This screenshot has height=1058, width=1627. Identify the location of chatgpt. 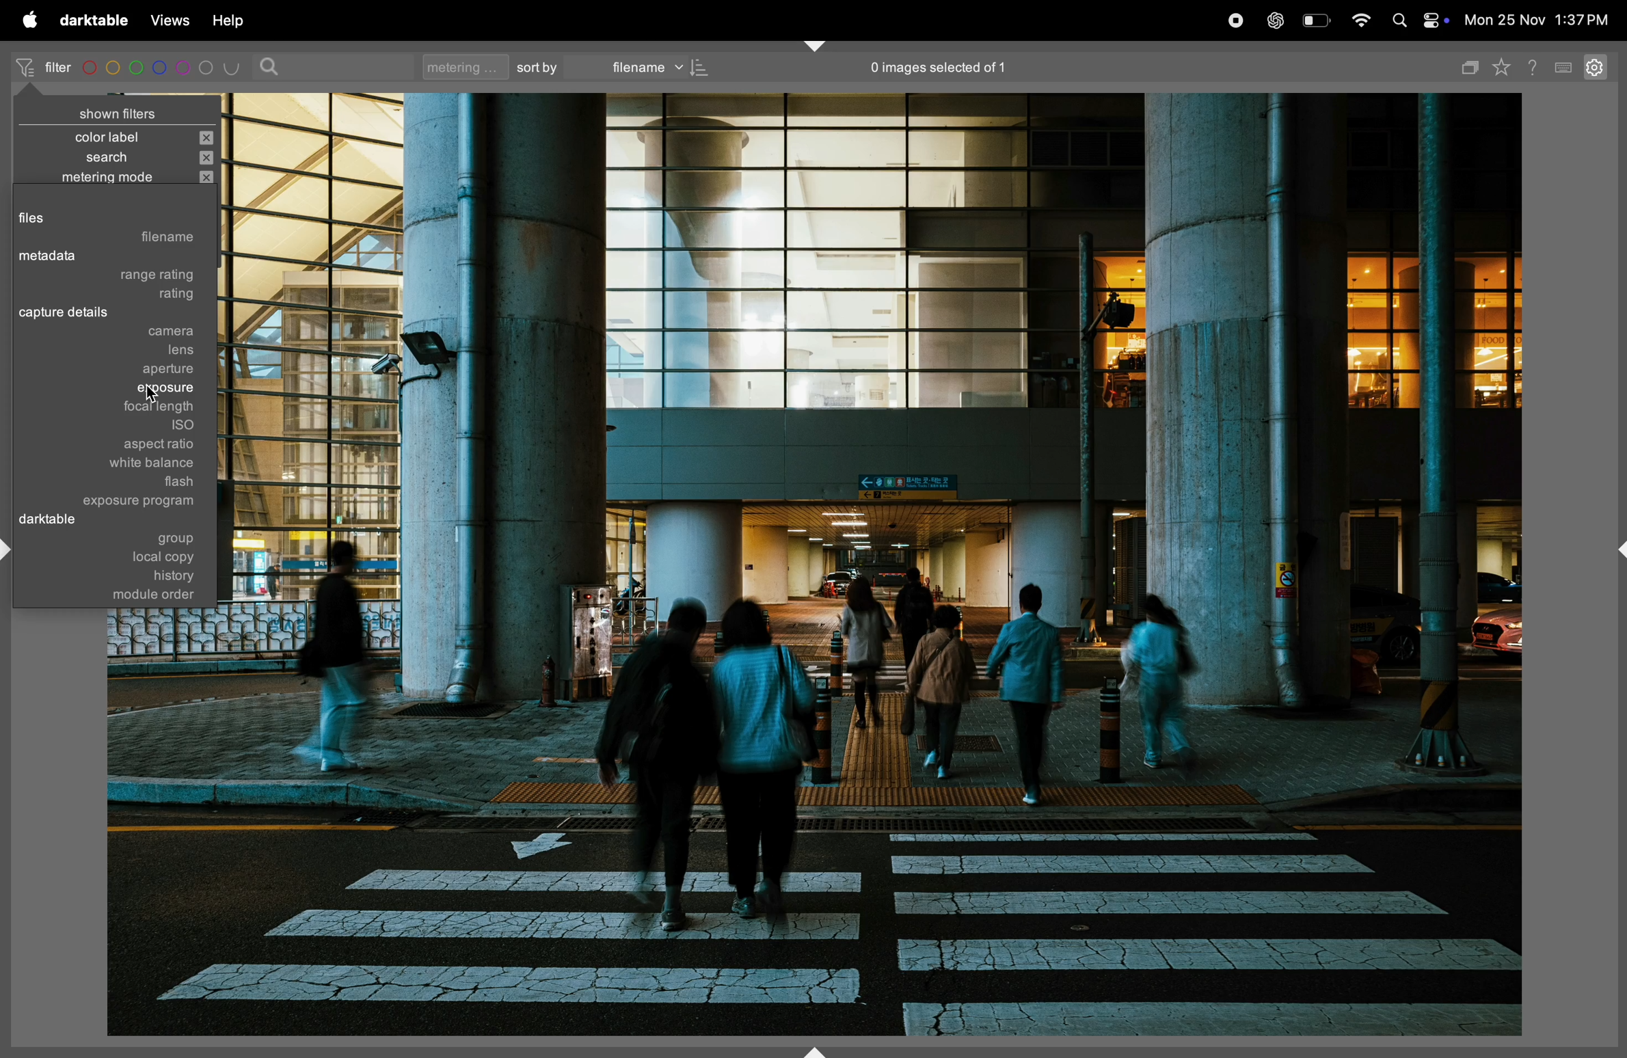
(1280, 19).